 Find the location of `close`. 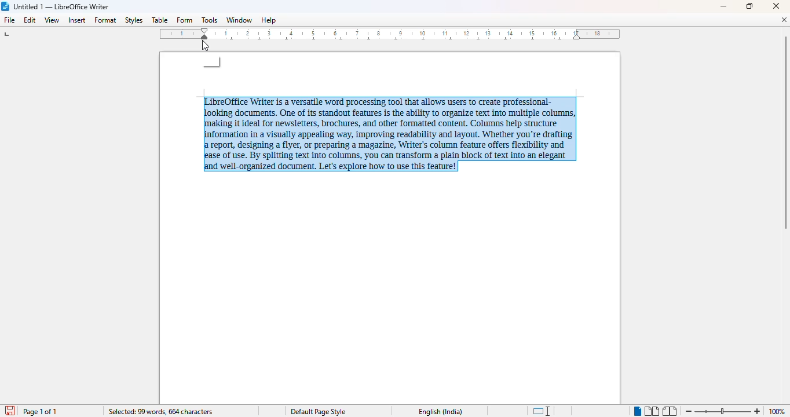

close is located at coordinates (776, 6).